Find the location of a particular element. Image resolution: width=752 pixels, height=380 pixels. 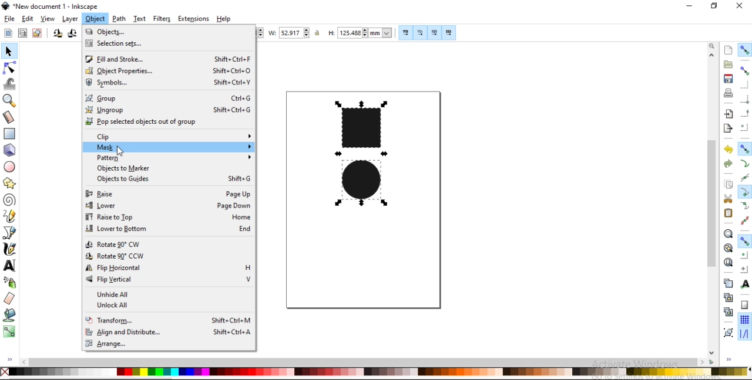

objects is located at coordinates (162, 32).